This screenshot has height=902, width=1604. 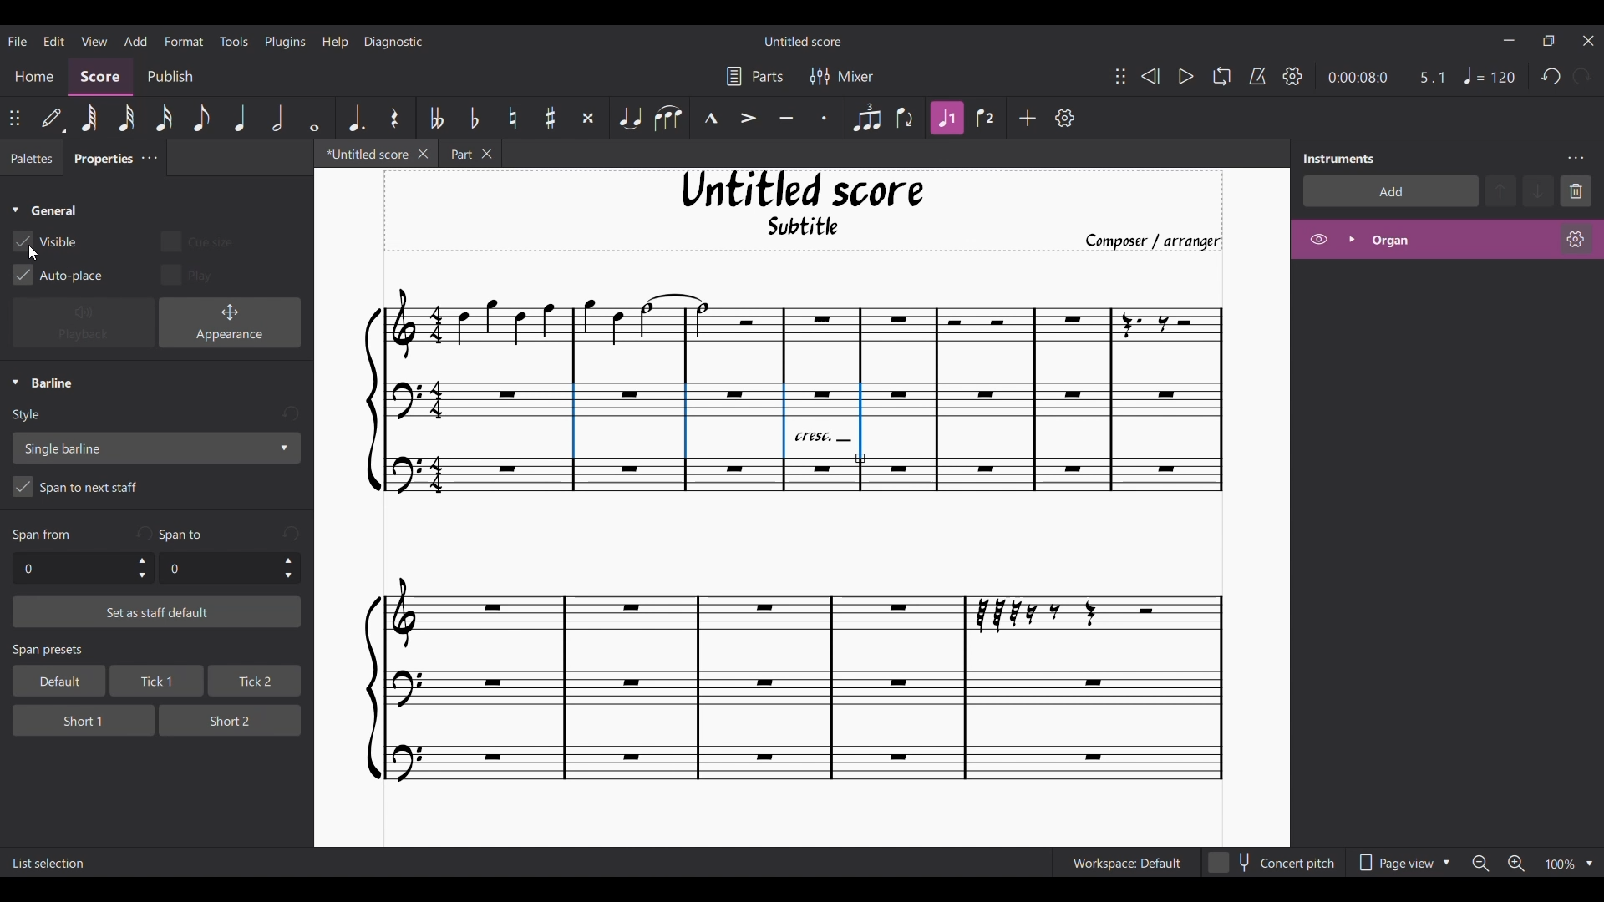 What do you see at coordinates (424, 153) in the screenshot?
I see `Close current tab` at bounding box center [424, 153].